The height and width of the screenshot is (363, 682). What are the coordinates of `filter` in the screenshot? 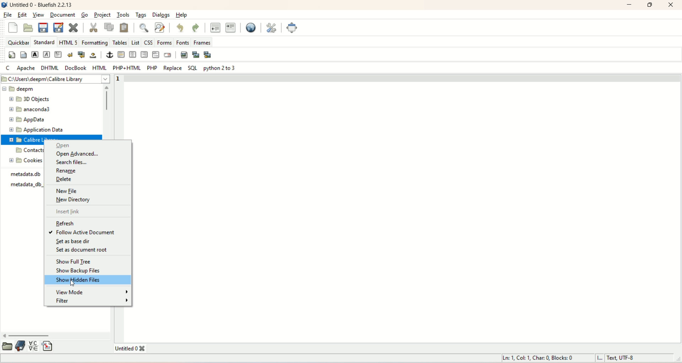 It's located at (93, 301).